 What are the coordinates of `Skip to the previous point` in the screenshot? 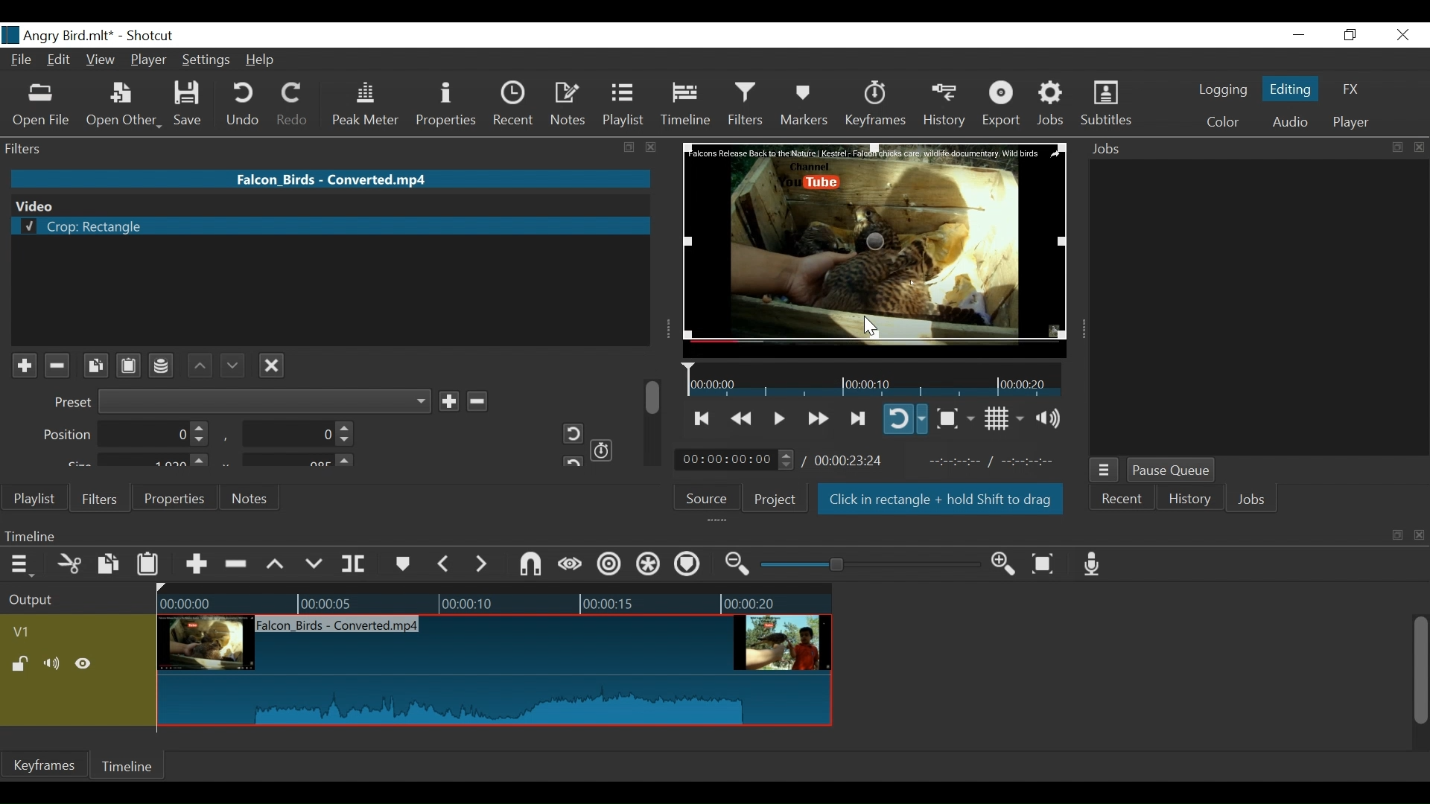 It's located at (703, 418).